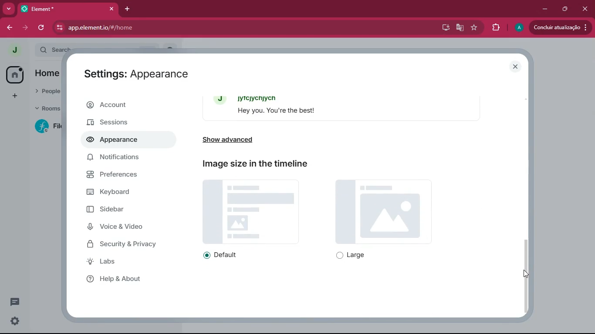 This screenshot has height=334, width=595. Describe the element at coordinates (27, 28) in the screenshot. I see `forward` at that location.